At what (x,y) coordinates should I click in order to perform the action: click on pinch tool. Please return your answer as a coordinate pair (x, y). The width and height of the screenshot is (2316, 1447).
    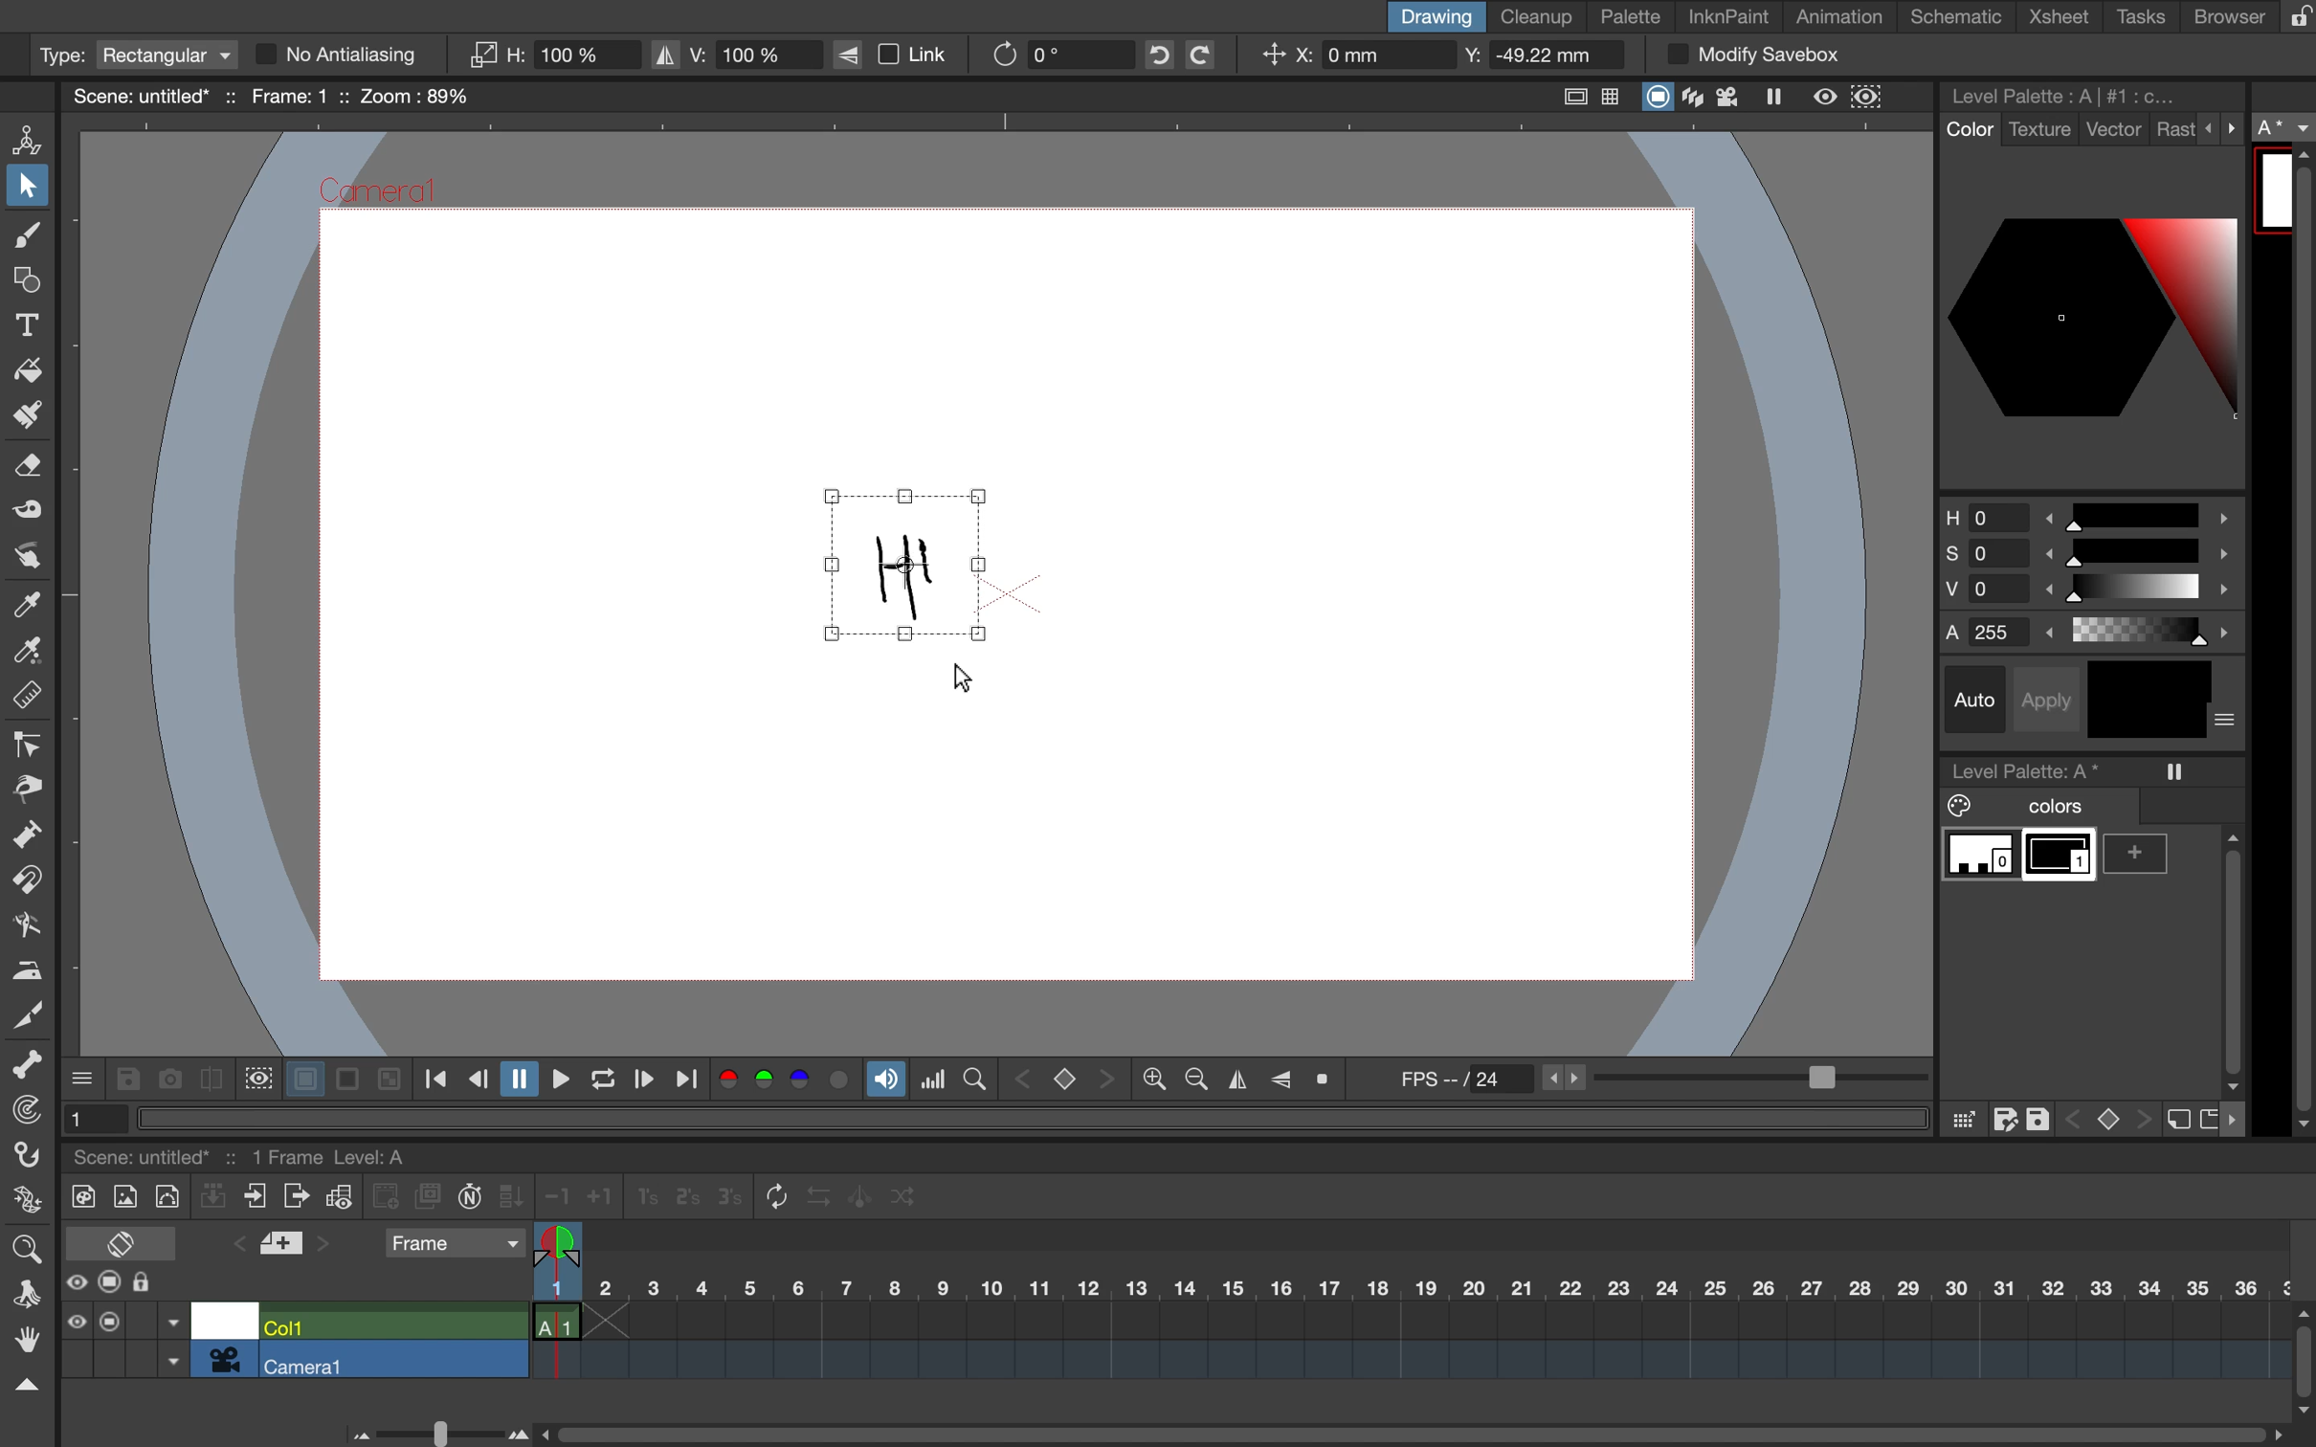
    Looking at the image, I should click on (29, 788).